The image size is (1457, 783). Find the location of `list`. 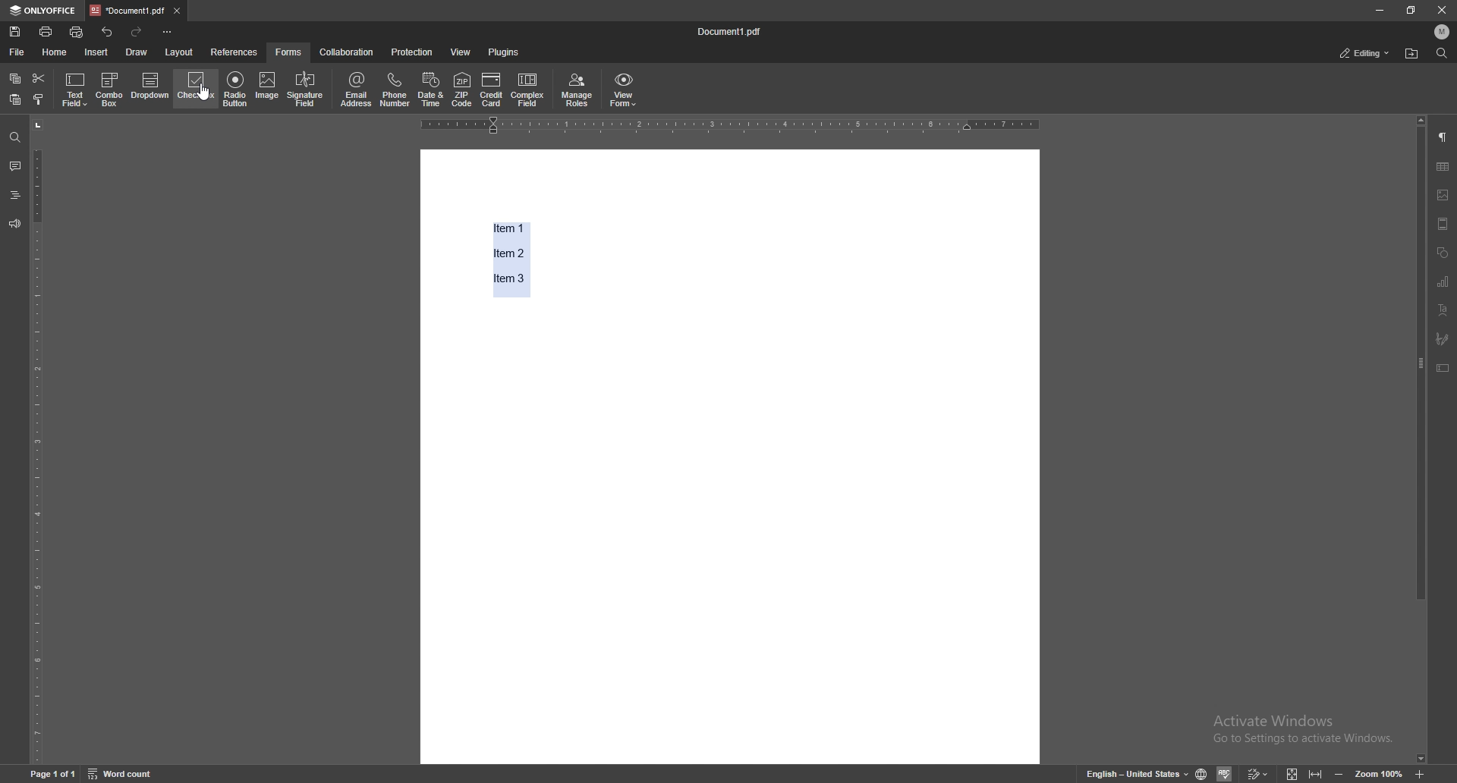

list is located at coordinates (514, 257).